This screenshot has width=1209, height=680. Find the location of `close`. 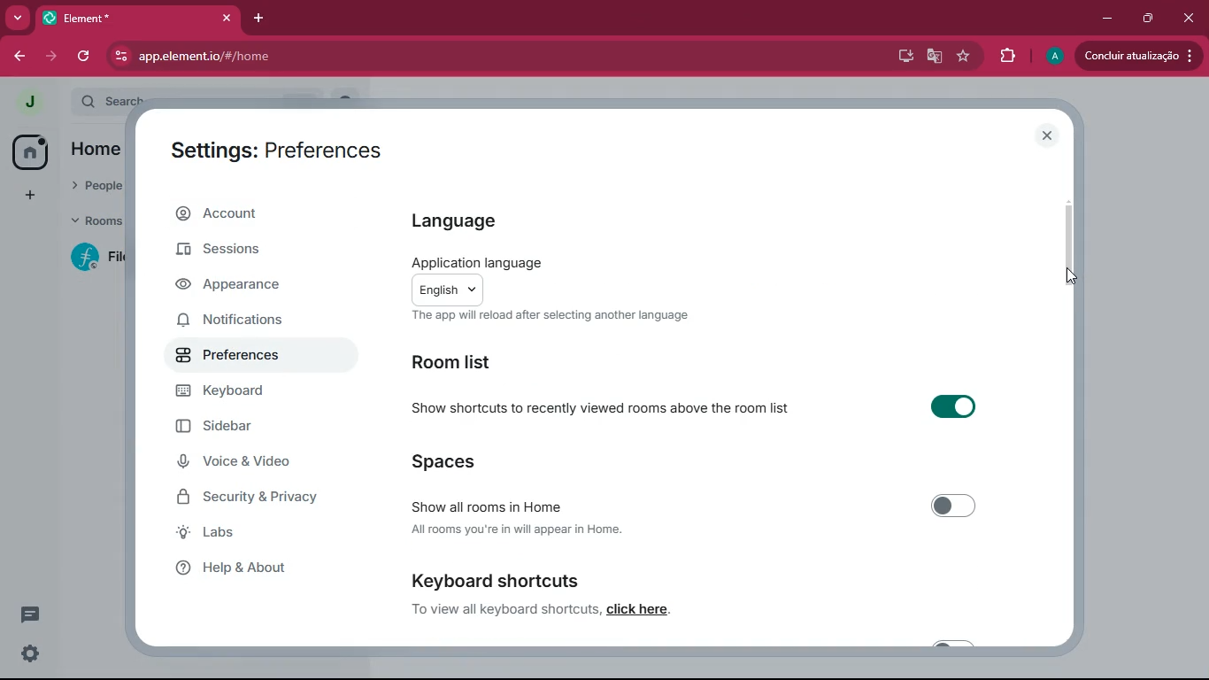

close is located at coordinates (1190, 18).